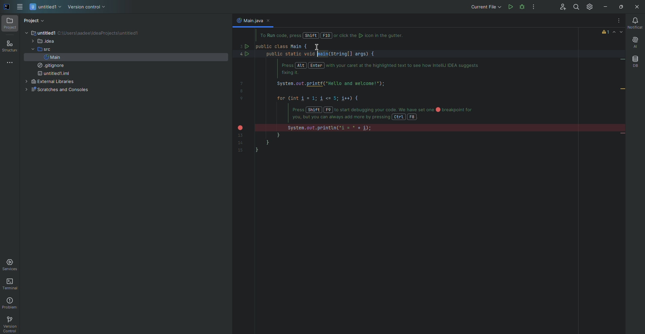 The image size is (645, 334). What do you see at coordinates (52, 74) in the screenshot?
I see `untitled1.iml` at bounding box center [52, 74].